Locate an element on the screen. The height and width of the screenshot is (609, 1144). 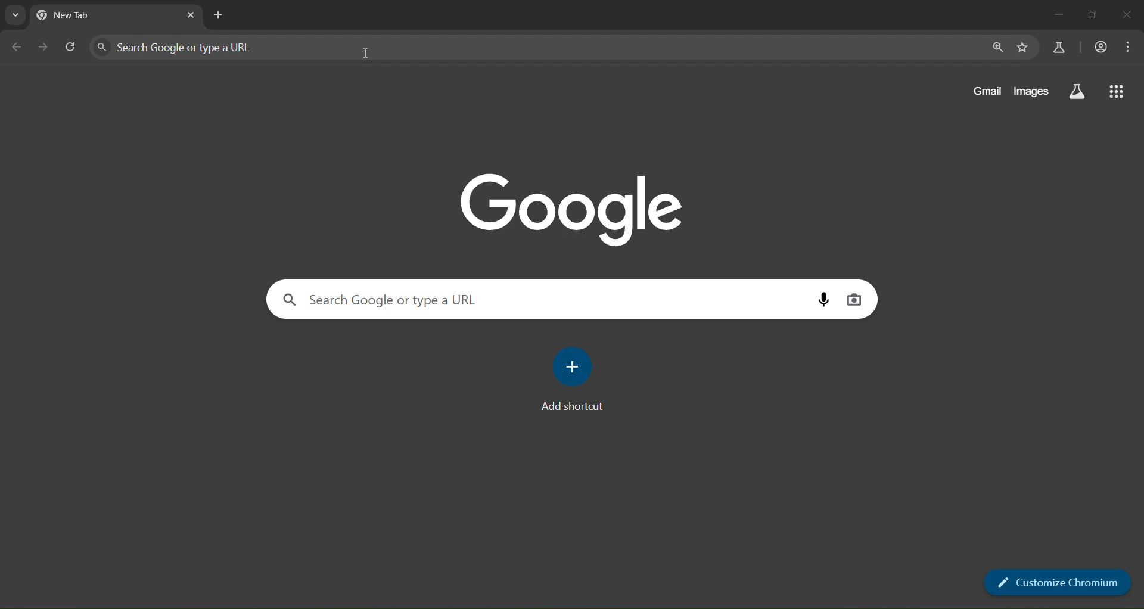
New Tab is located at coordinates (82, 15).